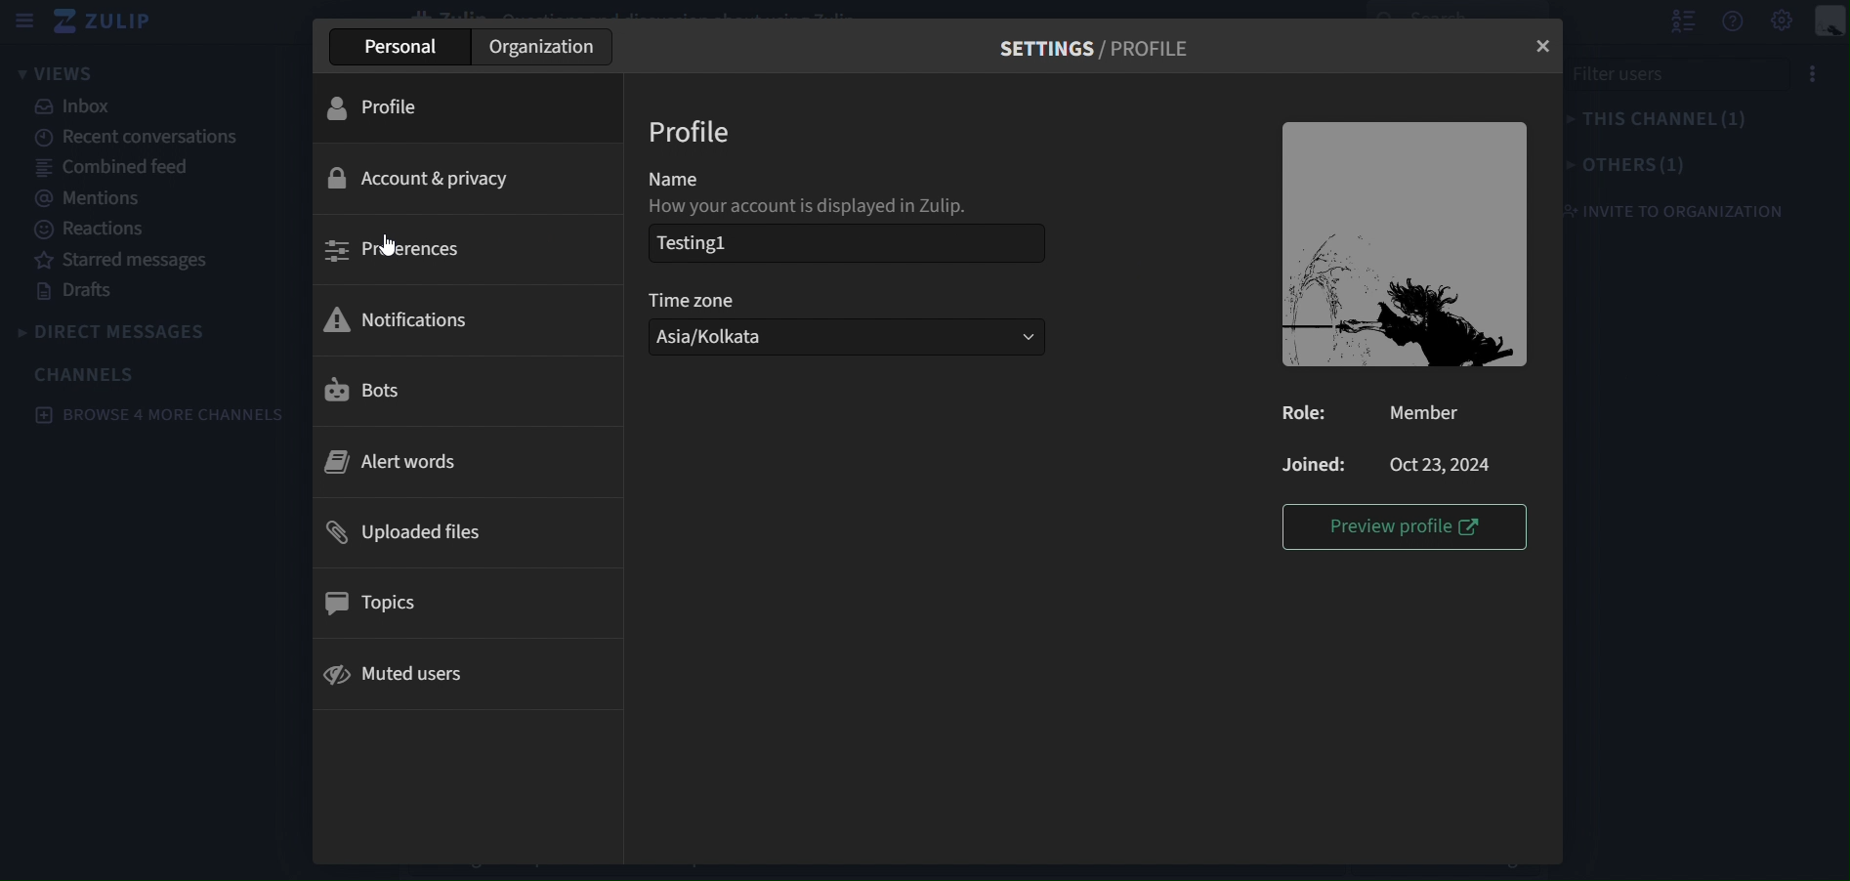  Describe the element at coordinates (75, 291) in the screenshot. I see `drafts` at that location.